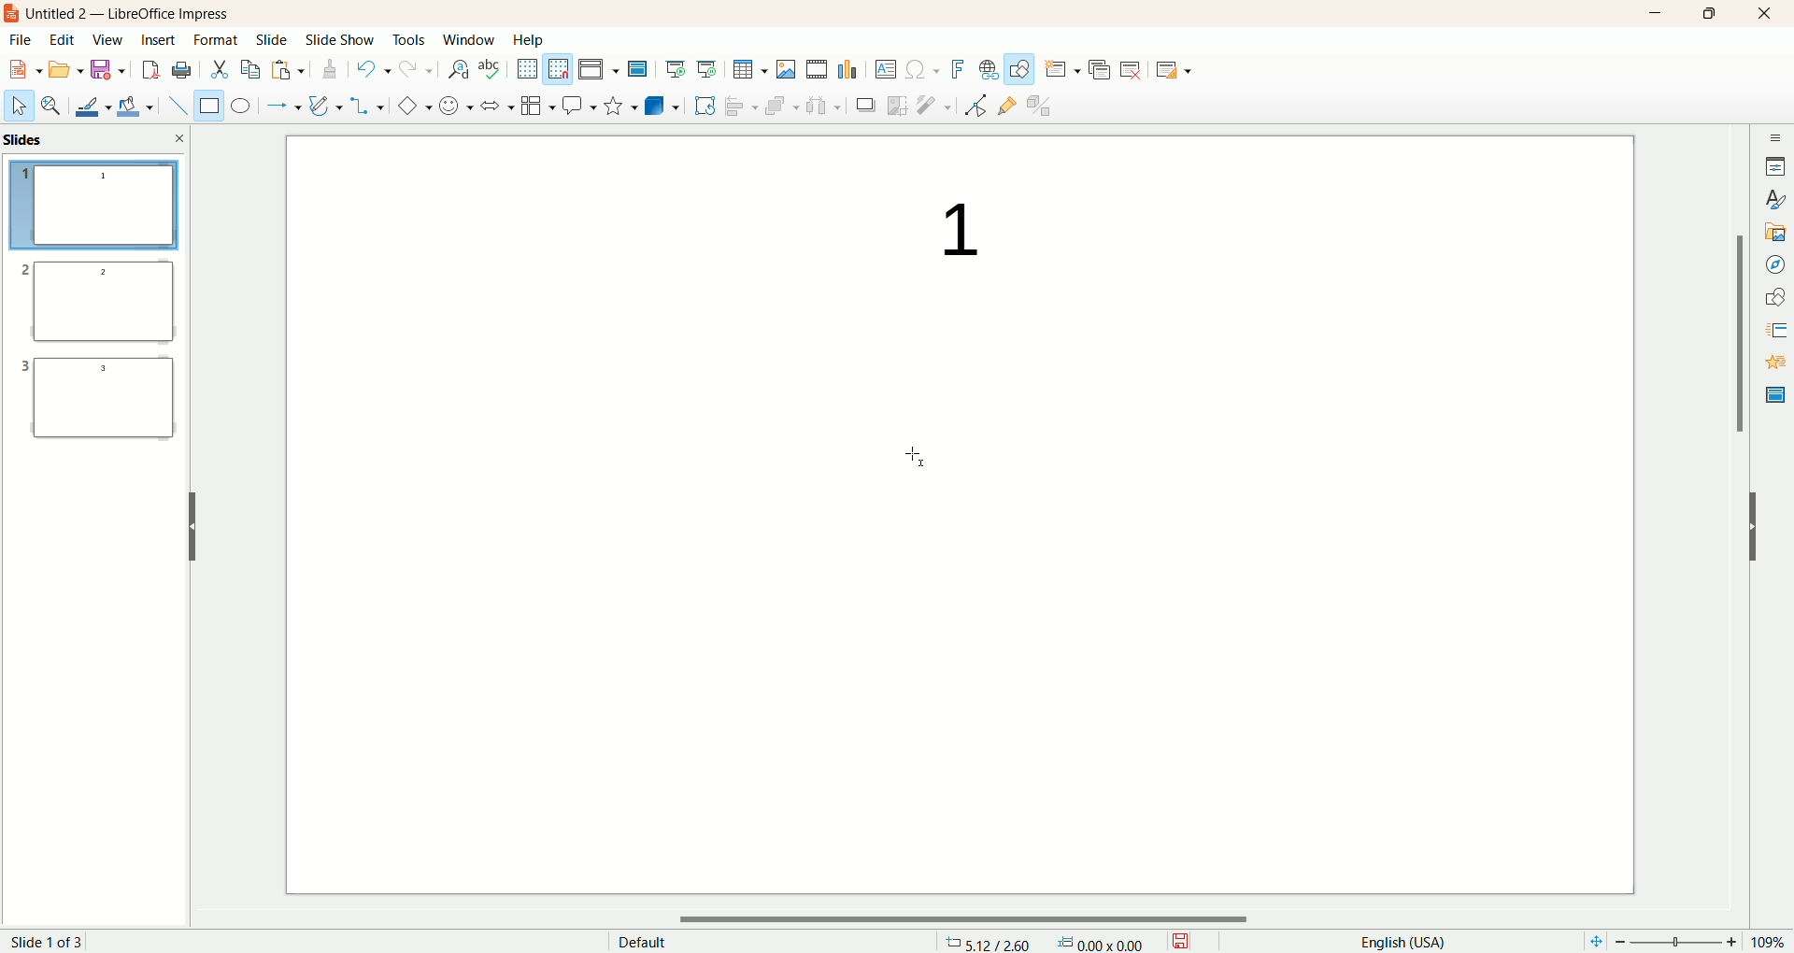 The width and height of the screenshot is (1794, 953). Describe the element at coordinates (323, 104) in the screenshot. I see `curves and polygon` at that location.